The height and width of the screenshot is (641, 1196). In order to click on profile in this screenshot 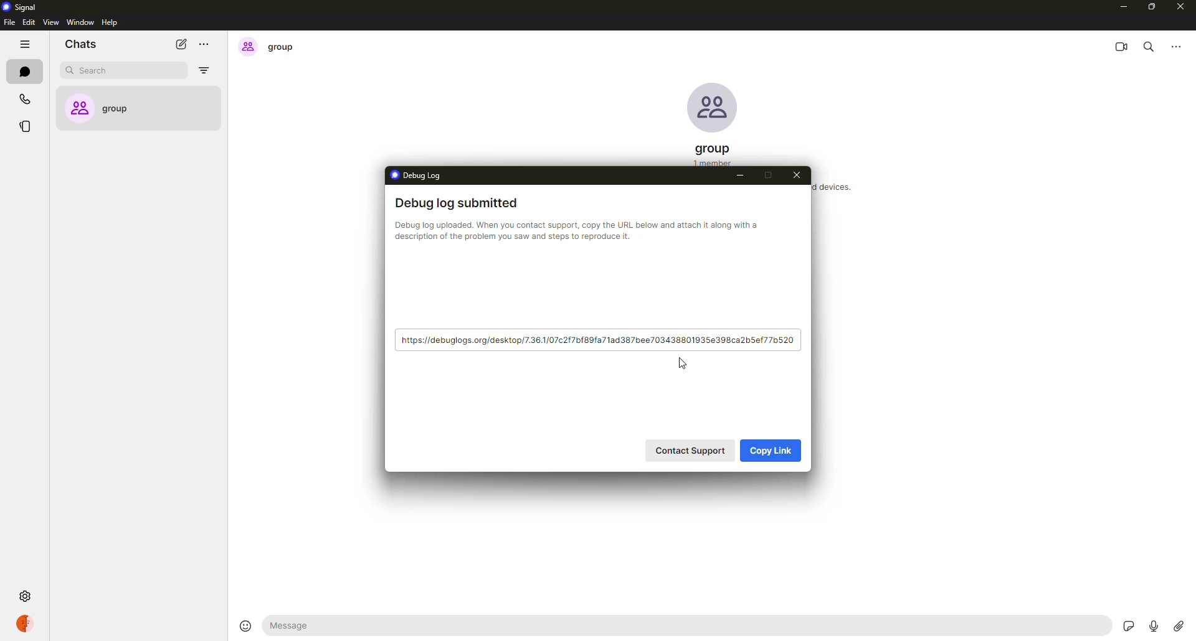, I will do `click(31, 625)`.